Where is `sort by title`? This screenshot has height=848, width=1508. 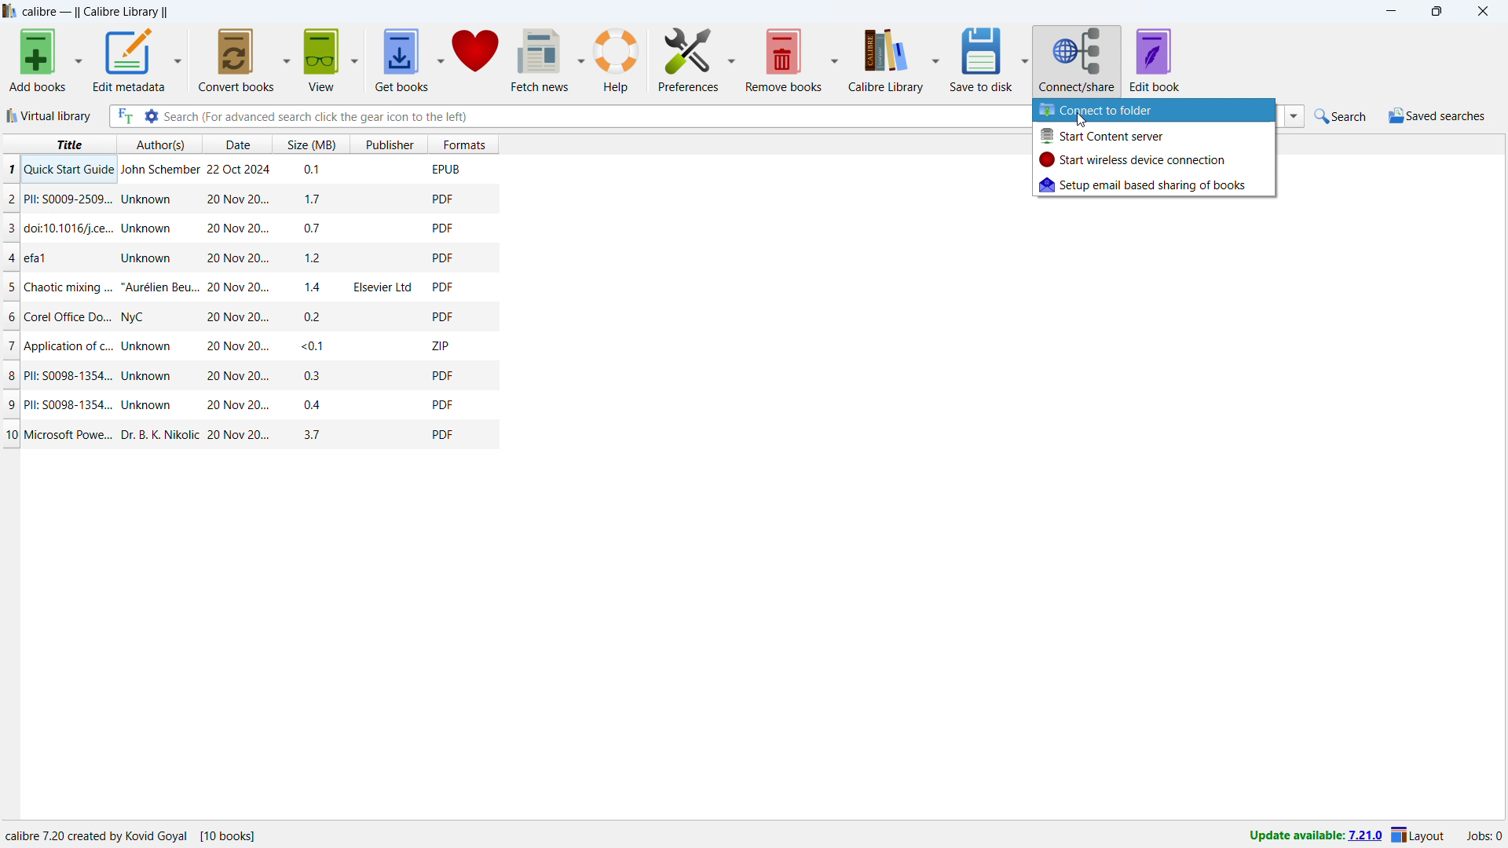 sort by title is located at coordinates (58, 144).